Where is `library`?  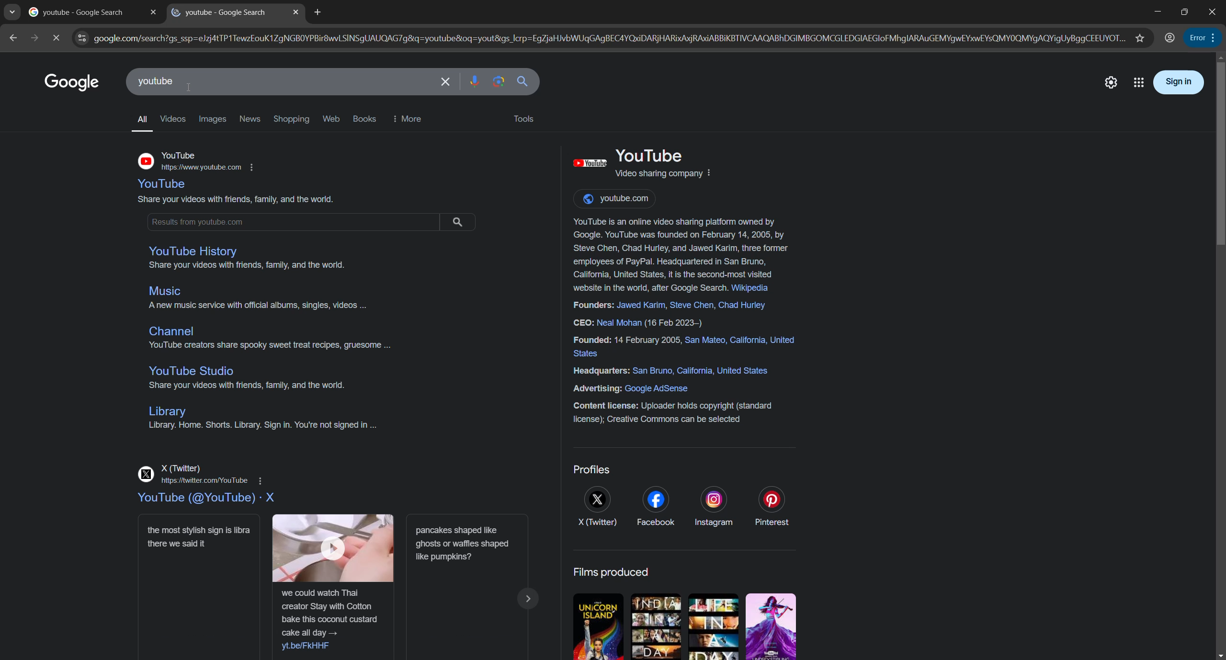 library is located at coordinates (166, 412).